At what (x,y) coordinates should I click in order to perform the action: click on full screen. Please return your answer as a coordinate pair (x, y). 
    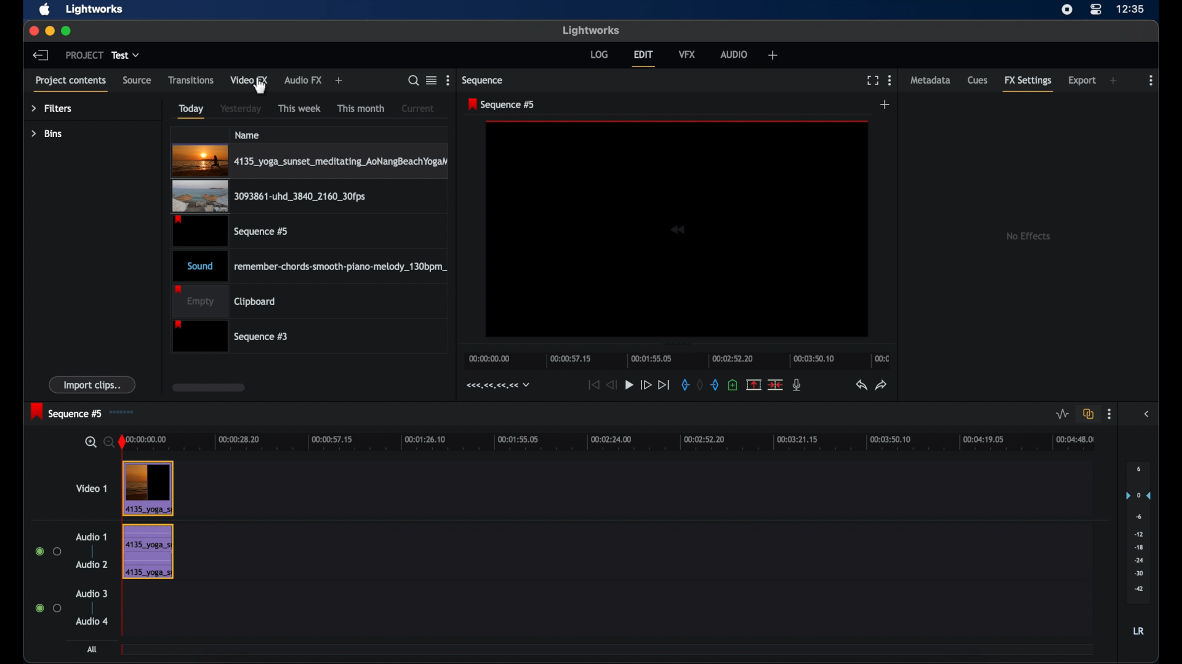
    Looking at the image, I should click on (872, 81).